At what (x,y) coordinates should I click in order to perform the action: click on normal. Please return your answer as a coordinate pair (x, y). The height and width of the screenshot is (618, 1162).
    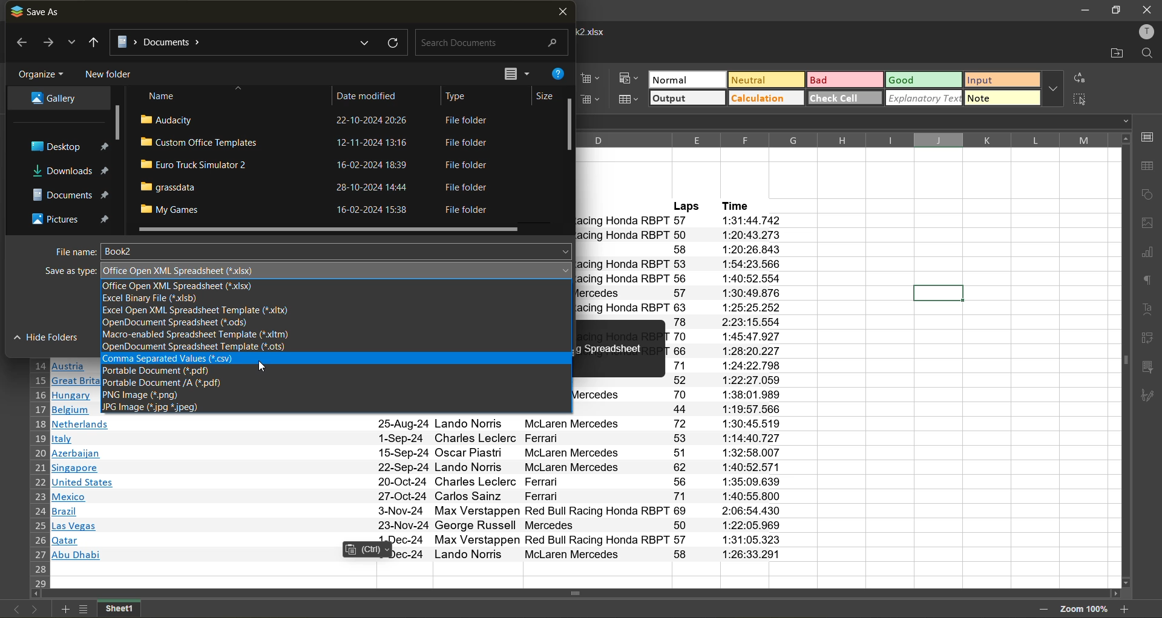
    Looking at the image, I should click on (687, 79).